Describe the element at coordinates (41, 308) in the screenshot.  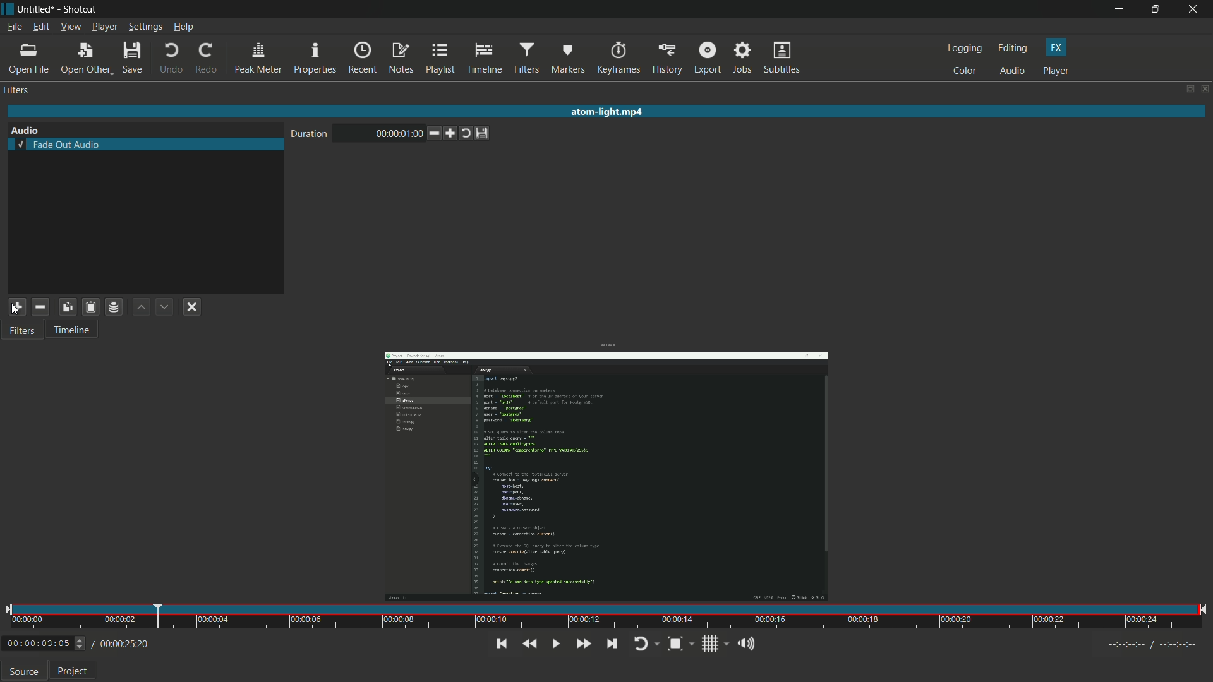
I see `remove selected filter` at that location.